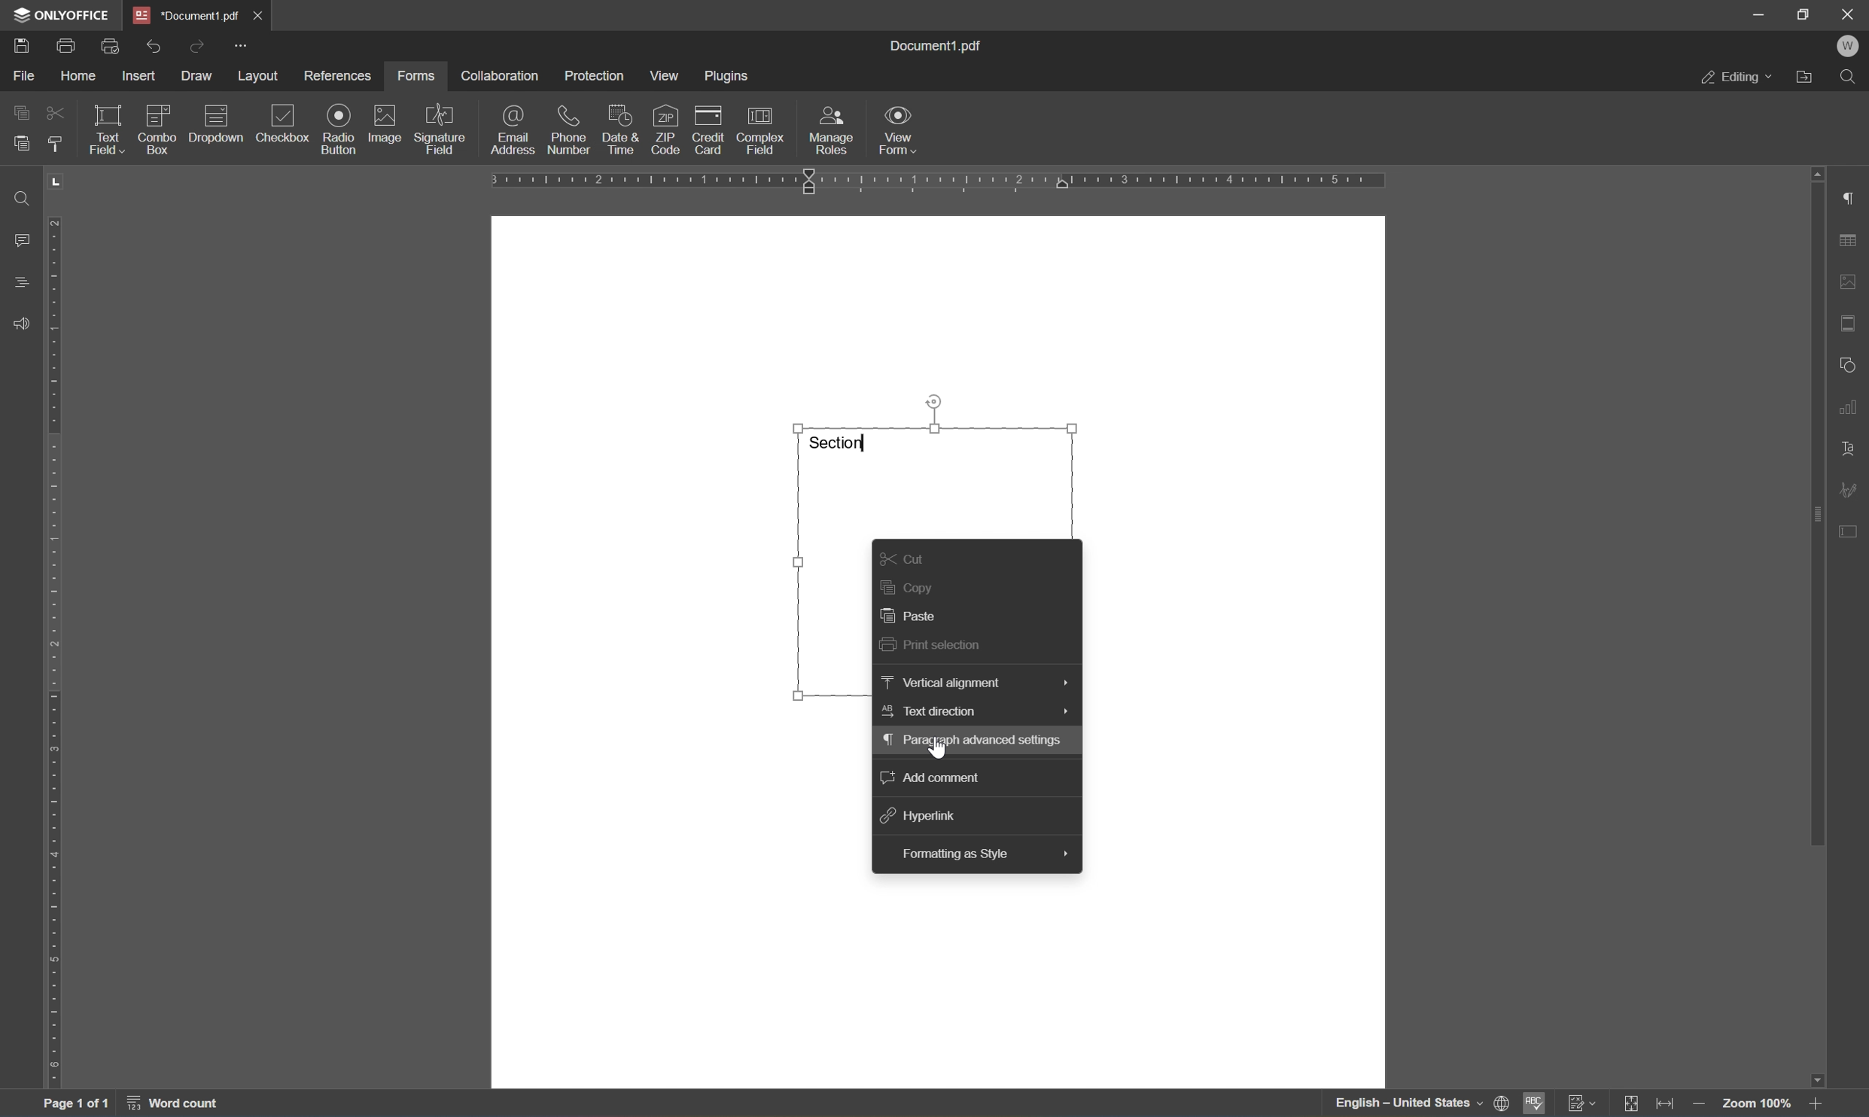 The width and height of the screenshot is (1869, 1117). What do you see at coordinates (938, 748) in the screenshot?
I see `Cursor` at bounding box center [938, 748].